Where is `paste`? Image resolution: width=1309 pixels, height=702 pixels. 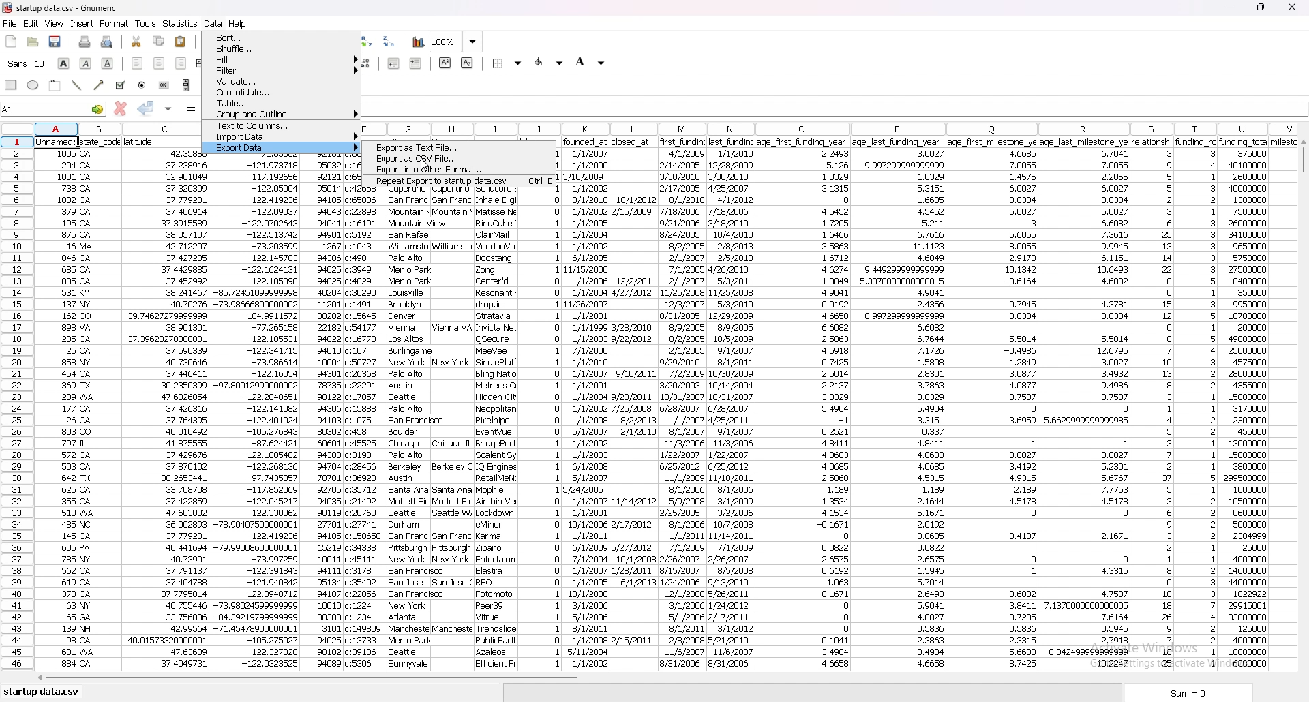 paste is located at coordinates (181, 41).